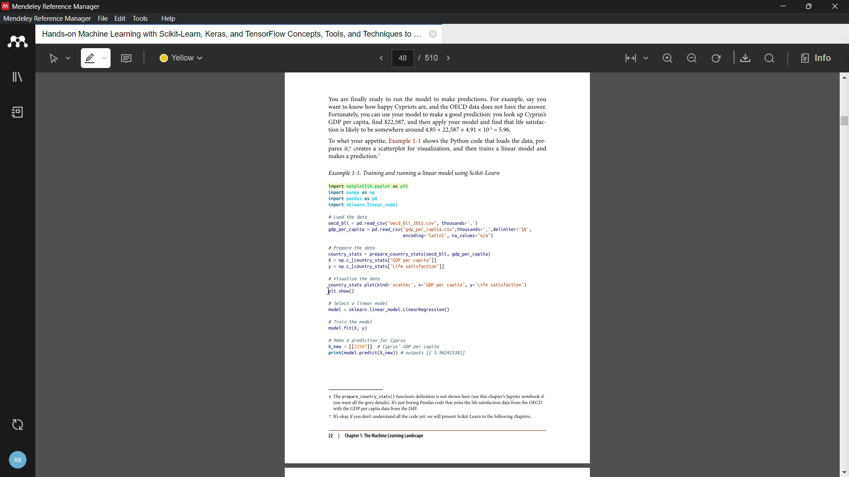 This screenshot has width=849, height=477. Describe the element at coordinates (769, 58) in the screenshot. I see `find` at that location.